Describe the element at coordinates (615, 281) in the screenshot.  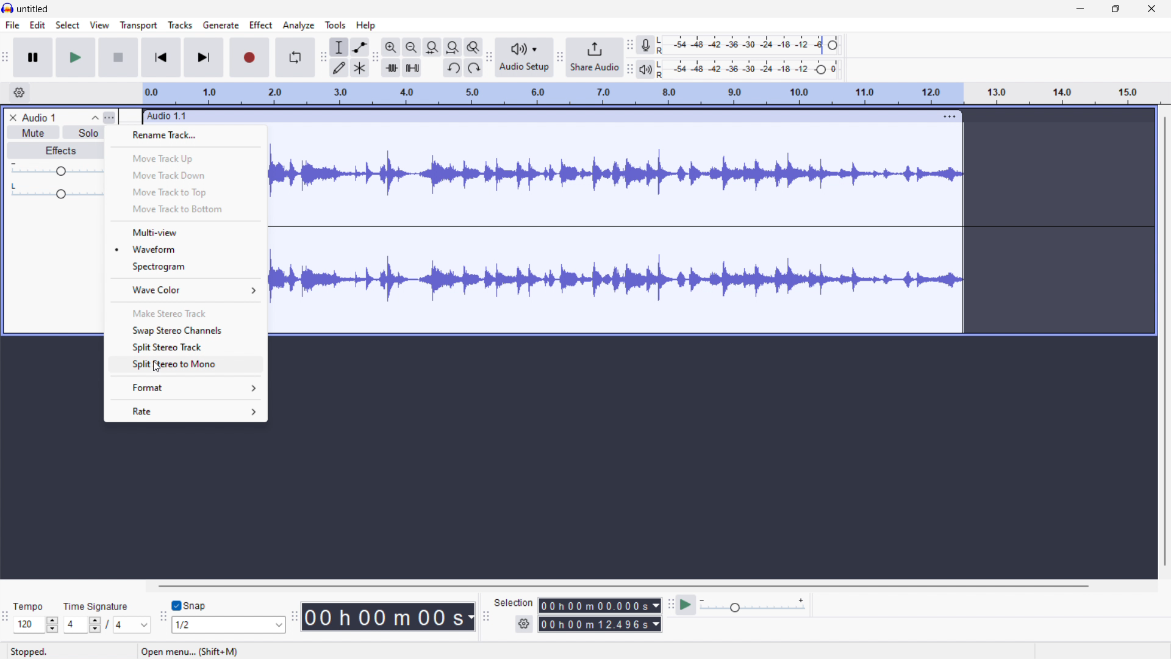
I see `stereo waveform` at that location.